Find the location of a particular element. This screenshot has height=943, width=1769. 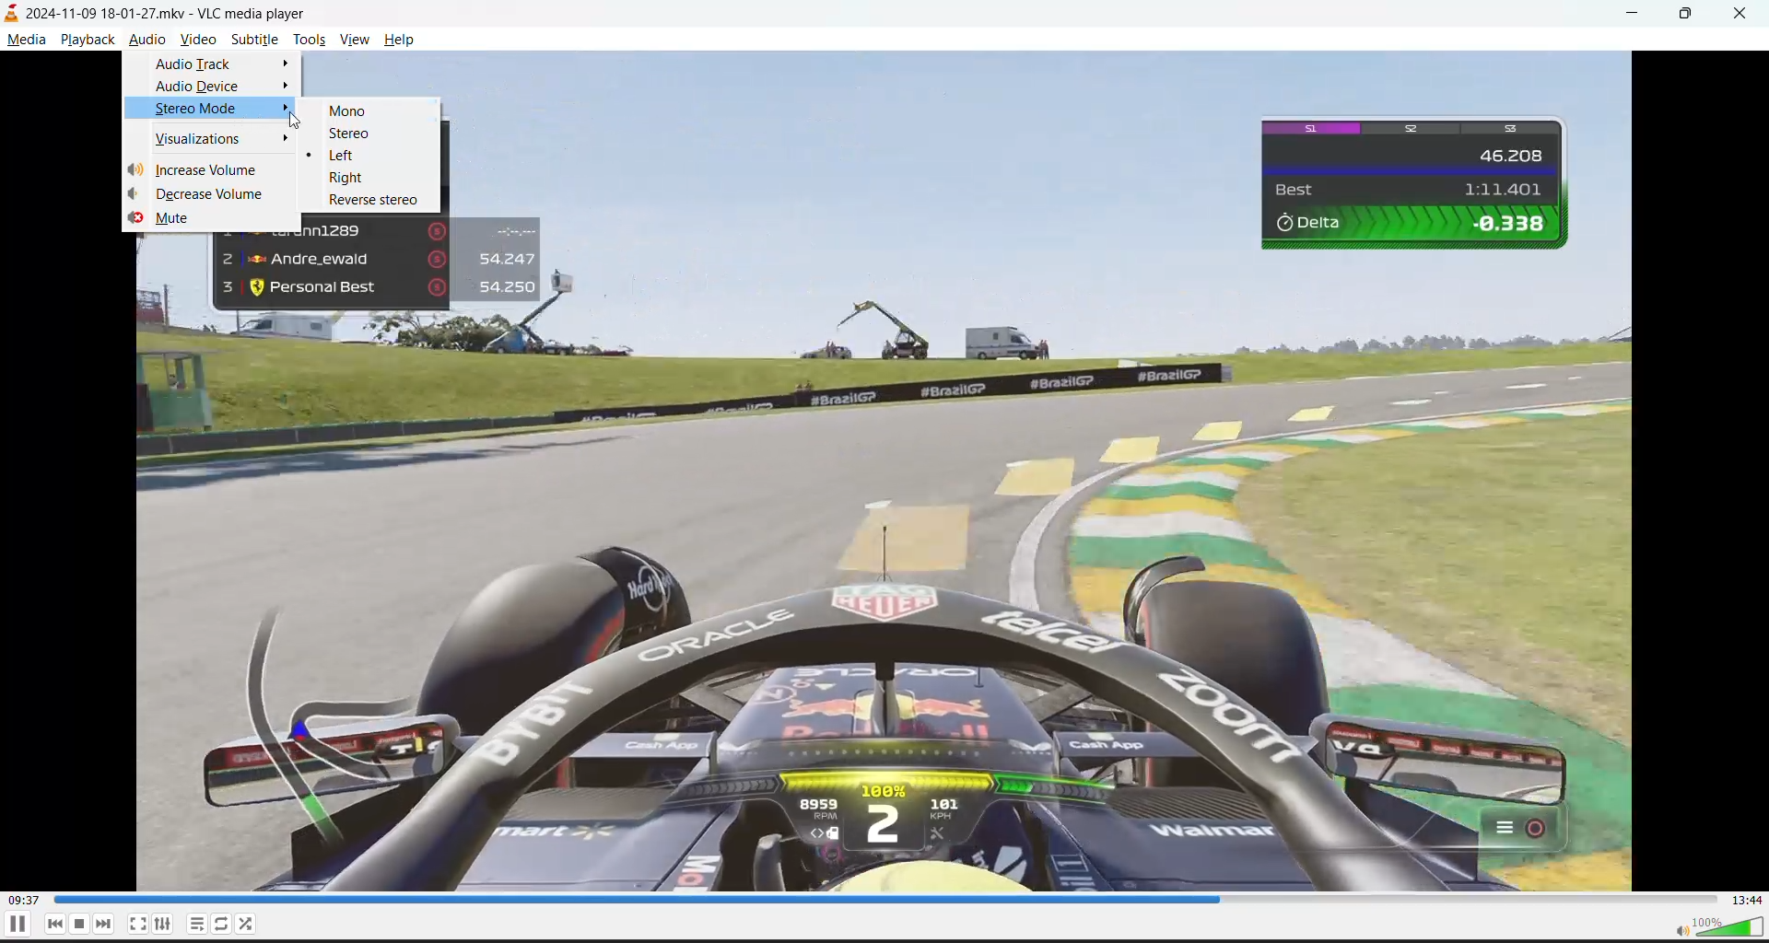

pause is located at coordinates (78, 926).